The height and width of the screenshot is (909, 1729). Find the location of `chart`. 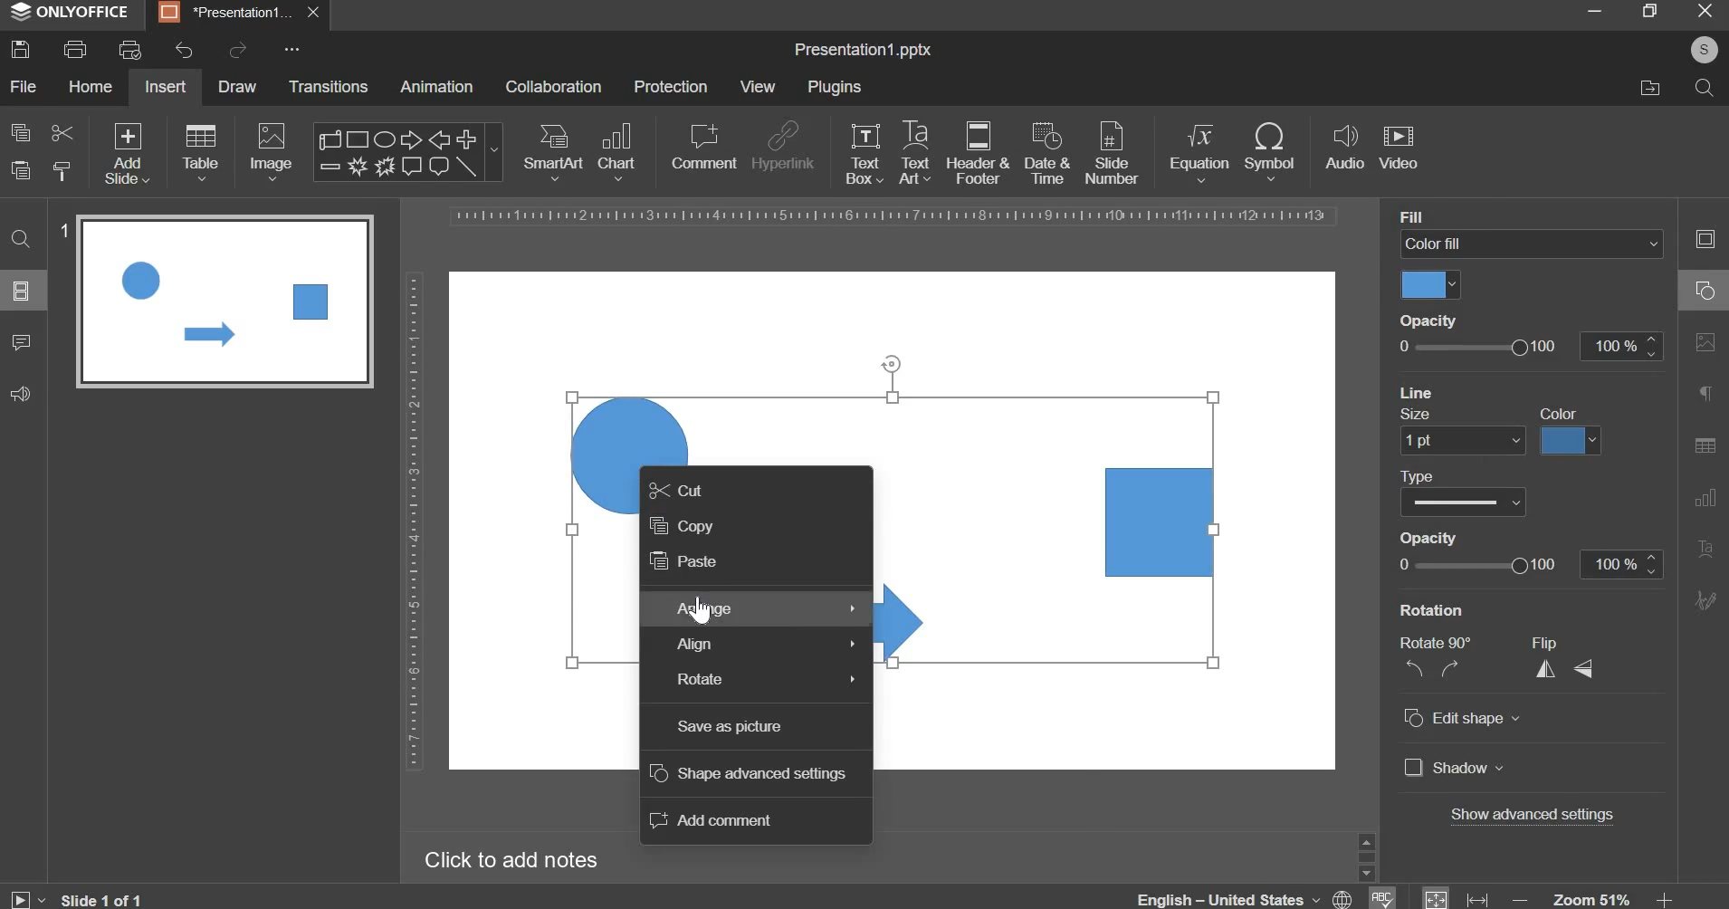

chart is located at coordinates (619, 150).